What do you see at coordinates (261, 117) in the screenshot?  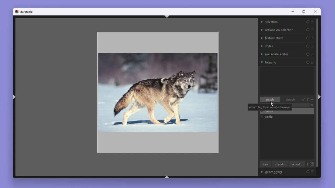 I see `checkbox` at bounding box center [261, 117].